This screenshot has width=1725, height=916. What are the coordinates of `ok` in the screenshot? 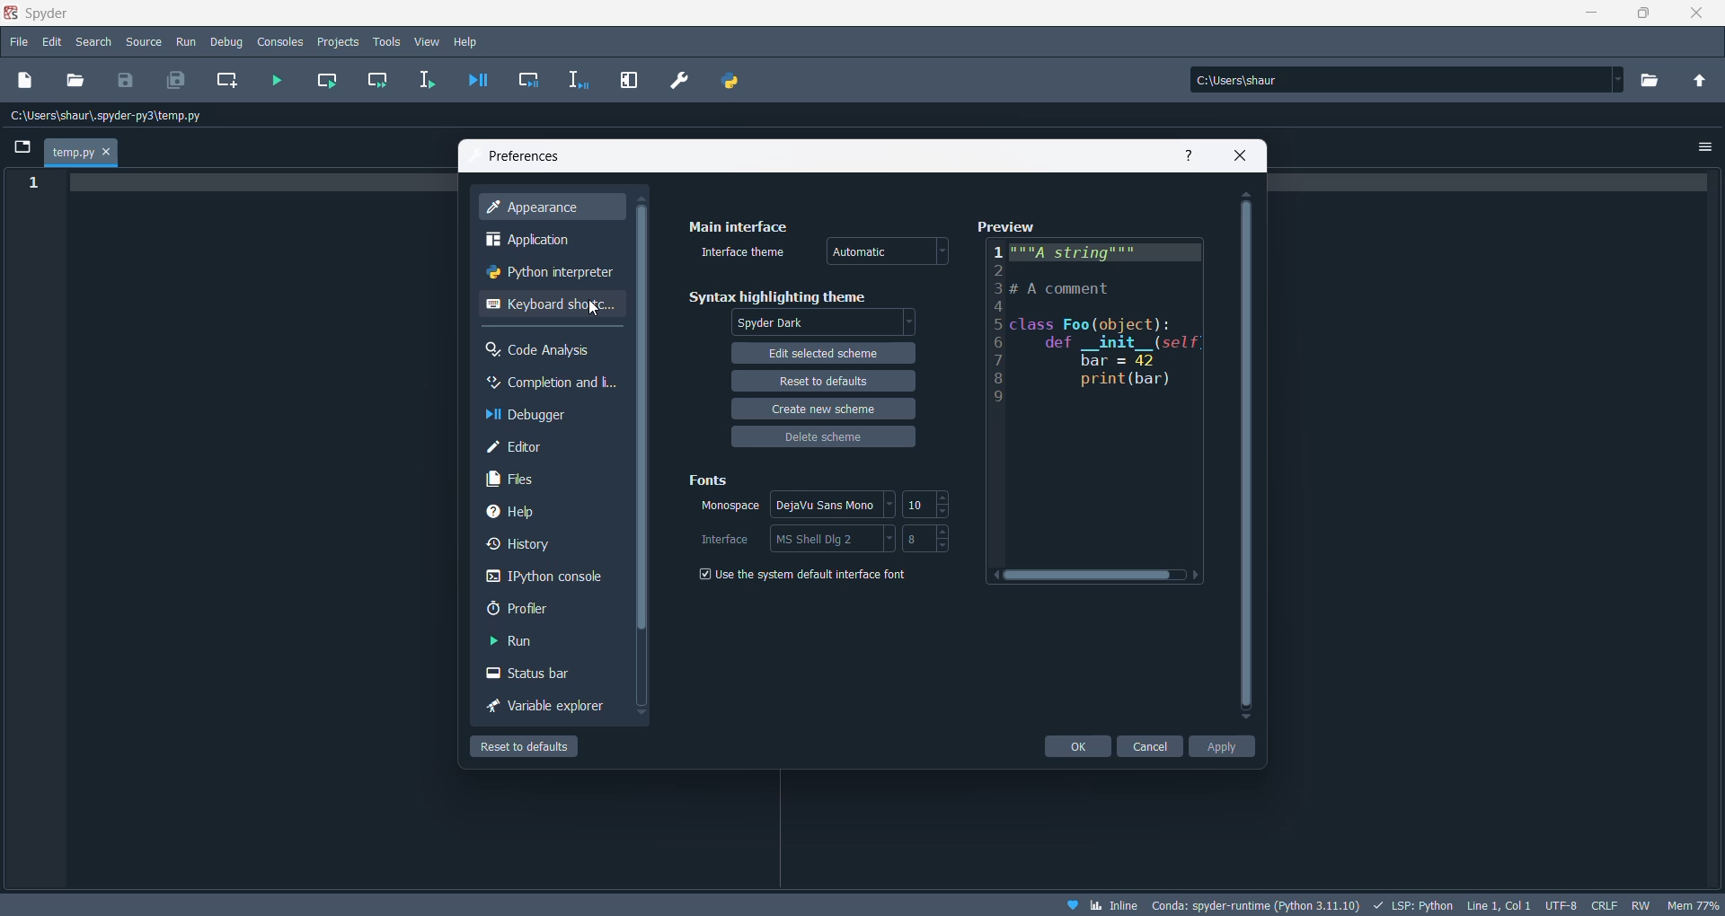 It's located at (1075, 746).